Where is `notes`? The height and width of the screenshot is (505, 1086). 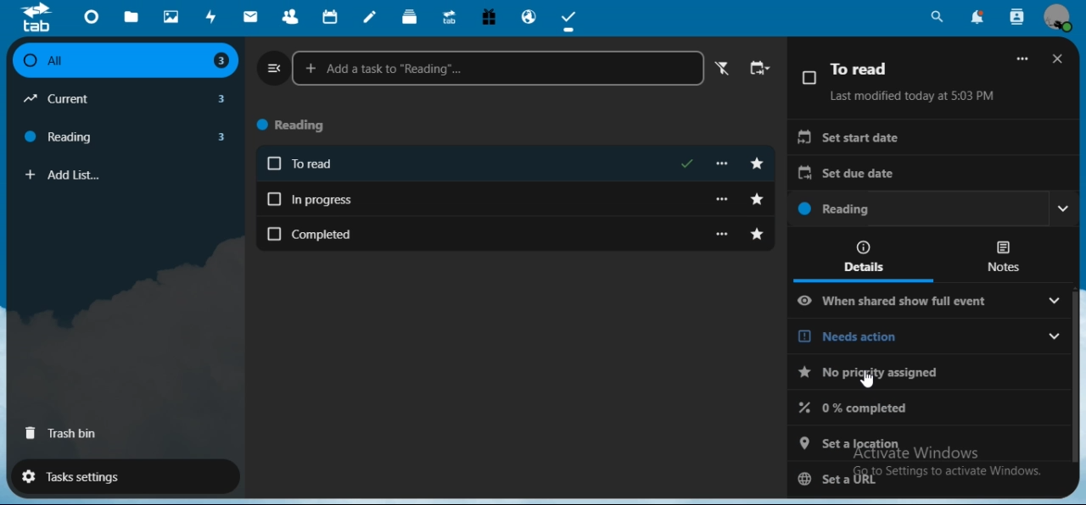
notes is located at coordinates (1001, 256).